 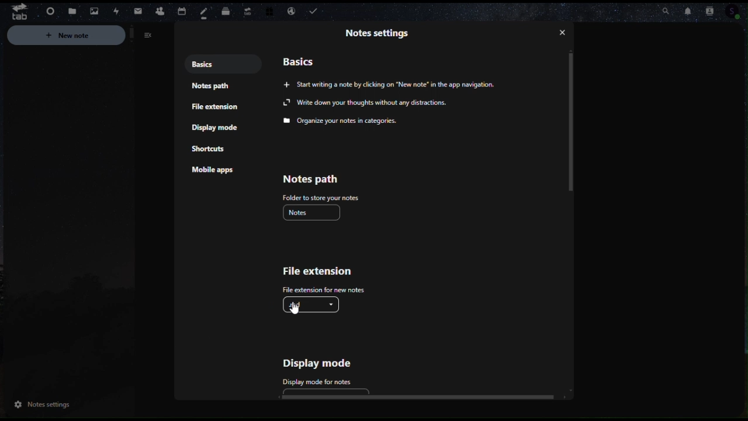 What do you see at coordinates (315, 272) in the screenshot?
I see `File extension` at bounding box center [315, 272].